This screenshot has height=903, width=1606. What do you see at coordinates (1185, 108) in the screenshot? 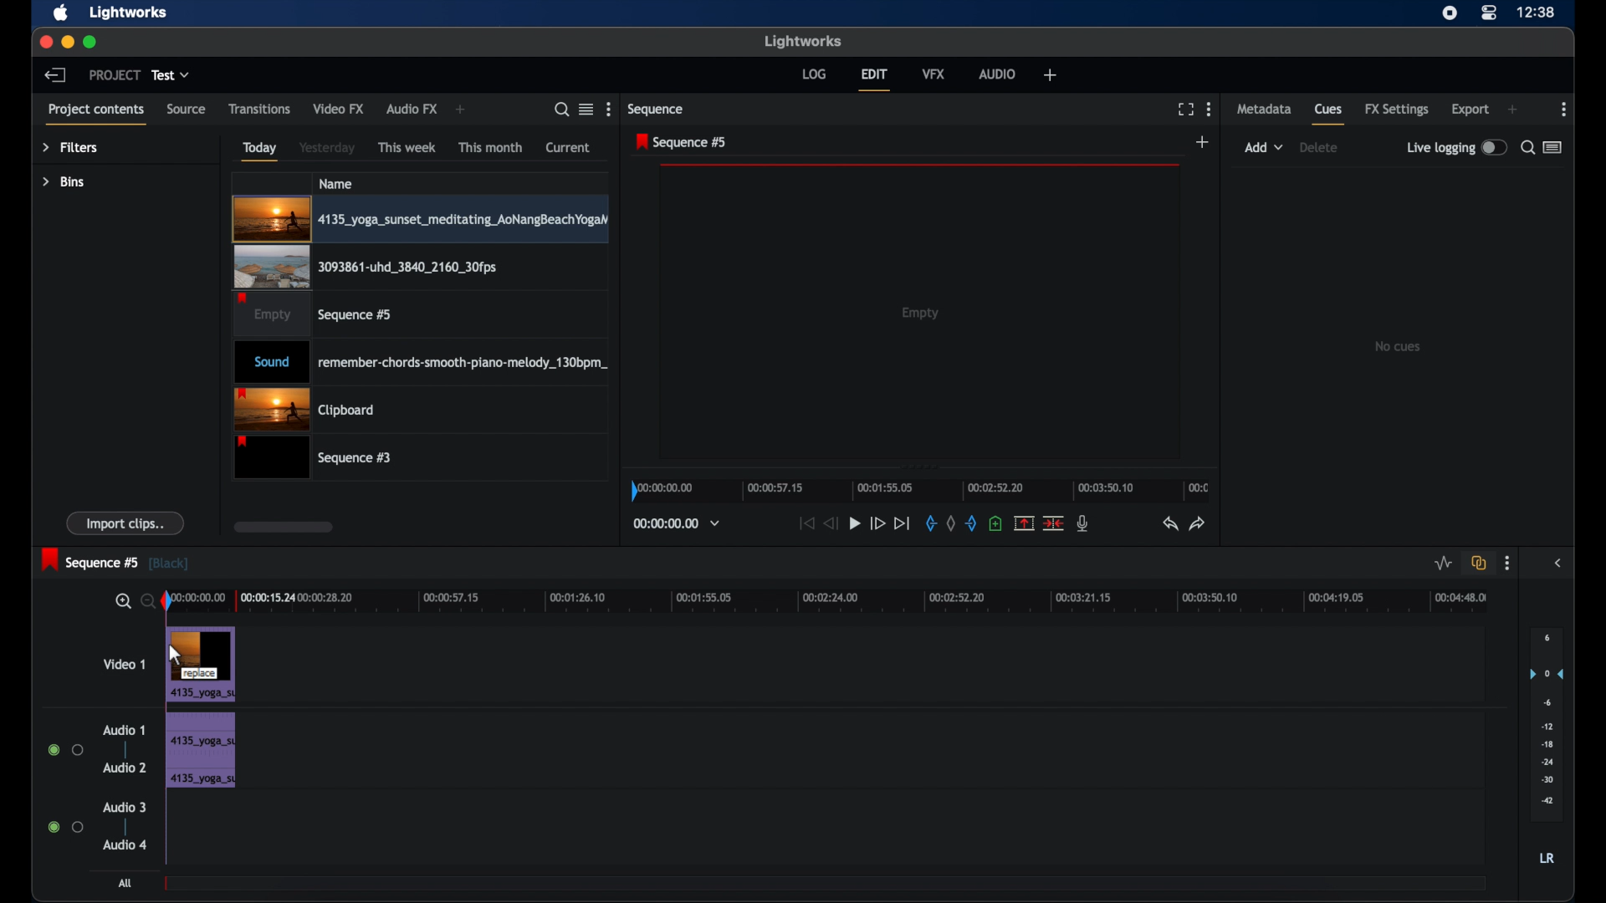
I see `full screen` at bounding box center [1185, 108].